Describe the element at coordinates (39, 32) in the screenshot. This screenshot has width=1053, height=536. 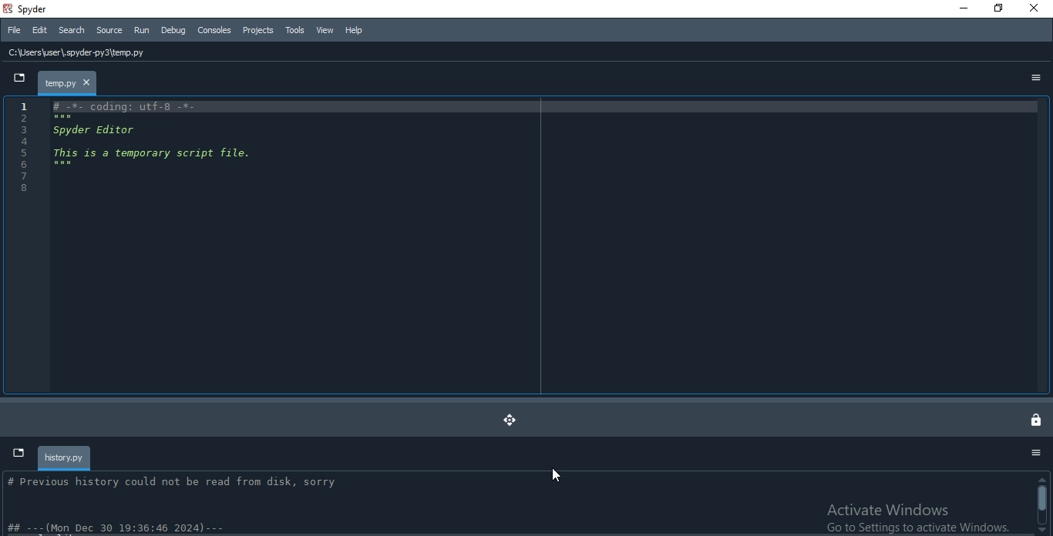
I see `Edit` at that location.